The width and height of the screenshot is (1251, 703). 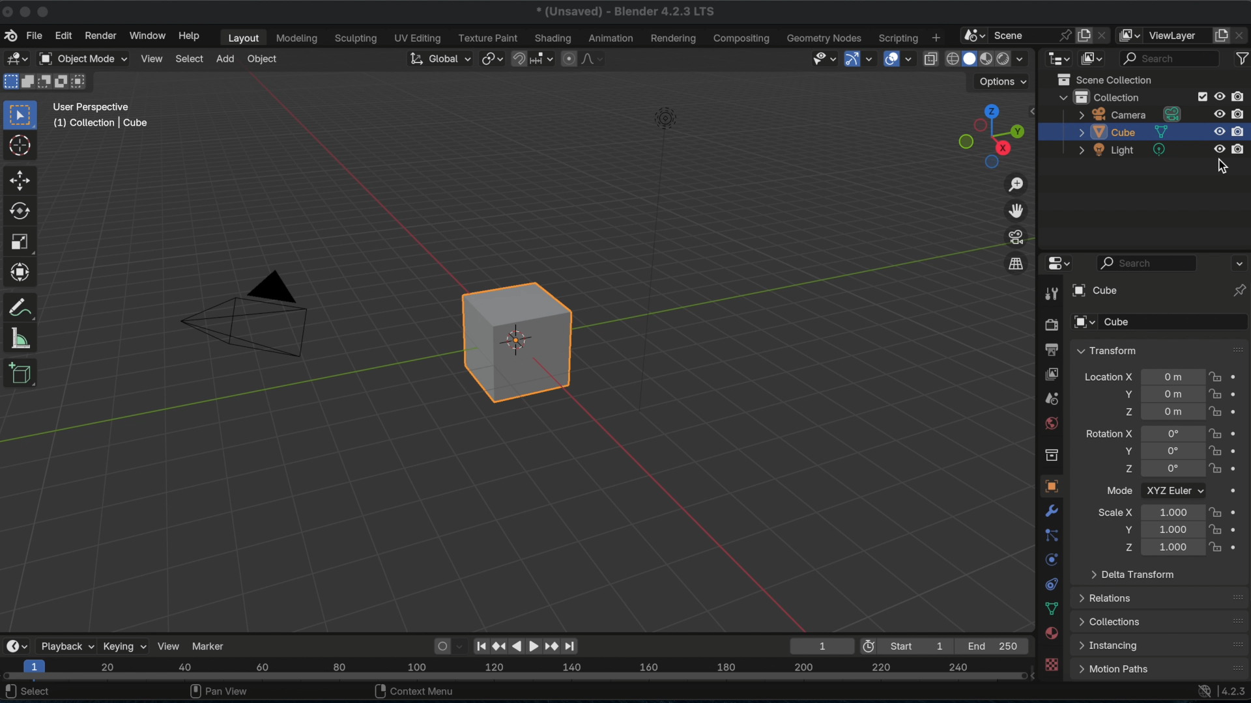 I want to click on disable in renders, so click(x=1239, y=148).